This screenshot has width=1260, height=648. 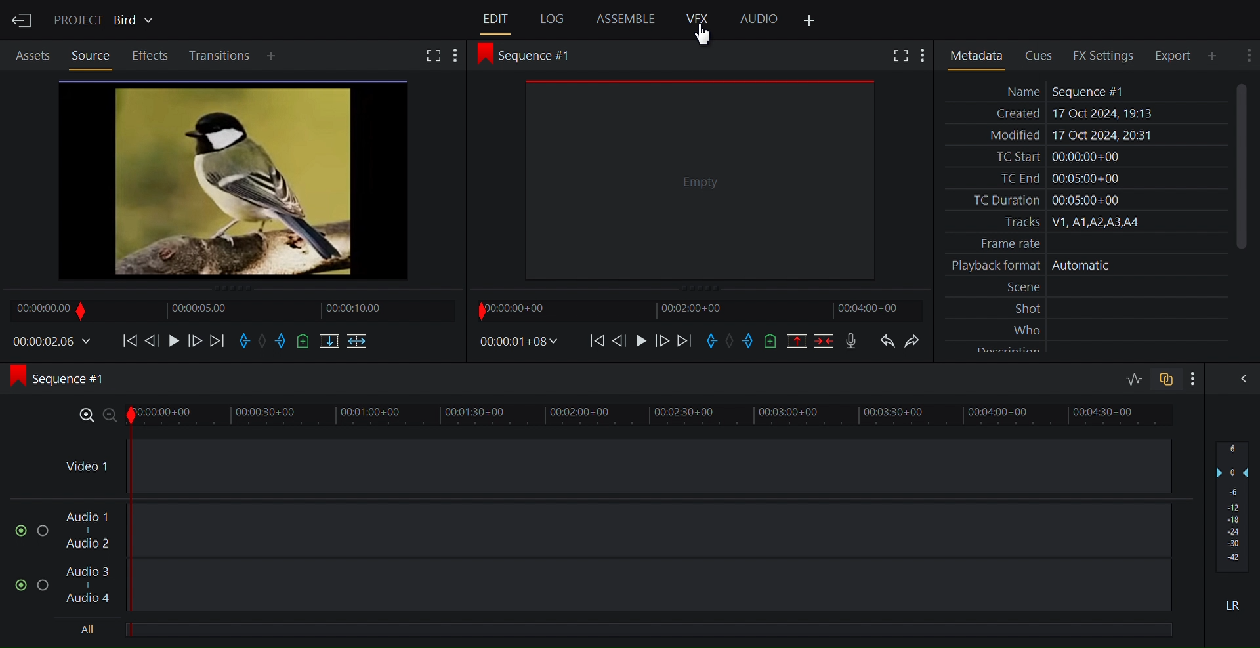 I want to click on Mute, so click(x=1233, y=603).